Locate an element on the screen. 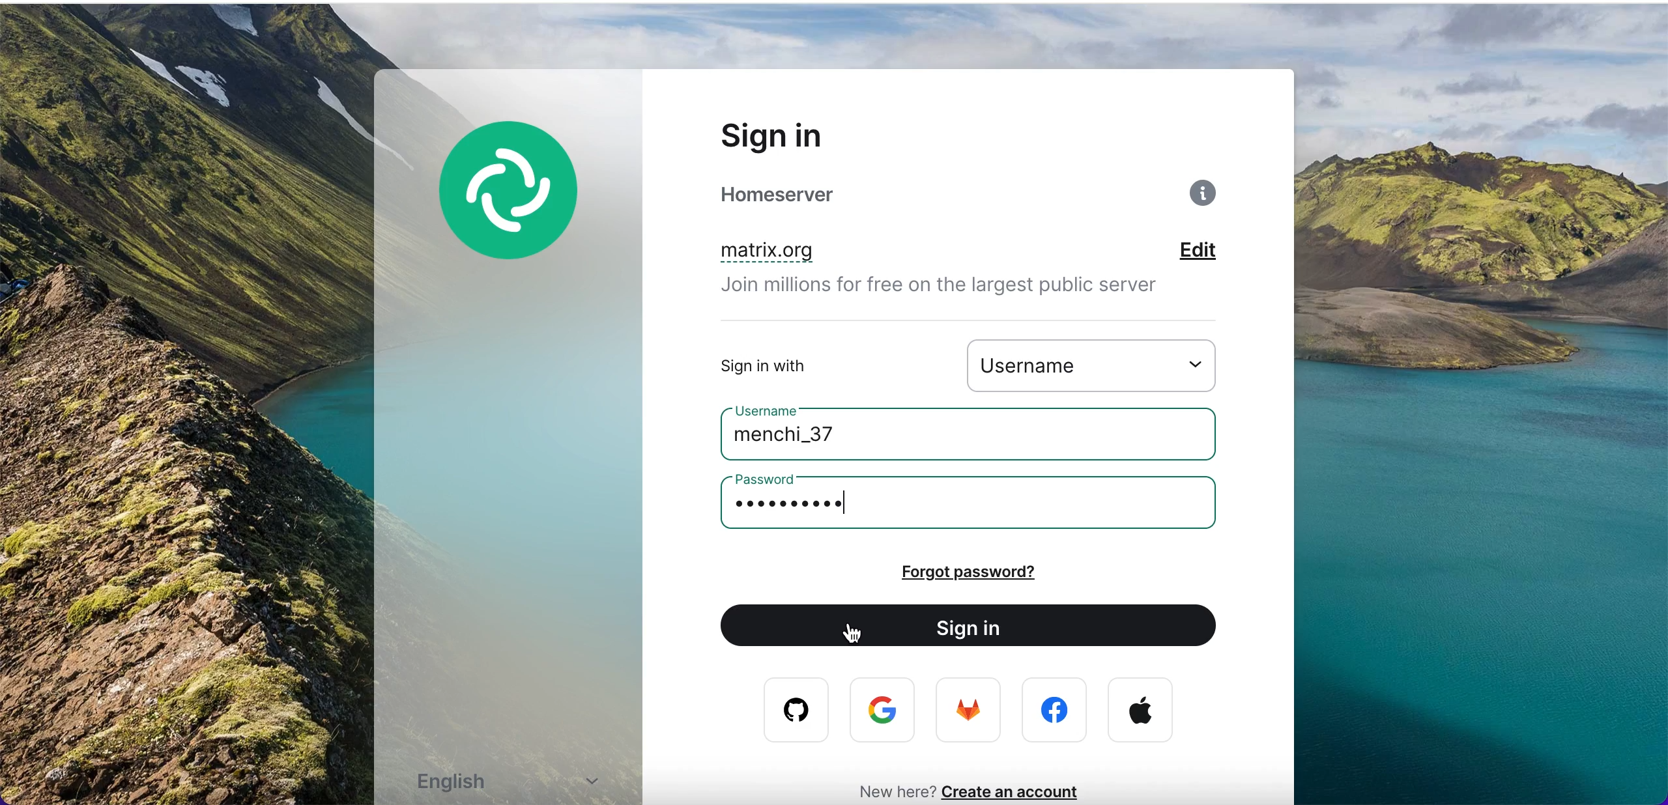 The width and height of the screenshot is (1668, 805). element logo is located at coordinates (525, 209).